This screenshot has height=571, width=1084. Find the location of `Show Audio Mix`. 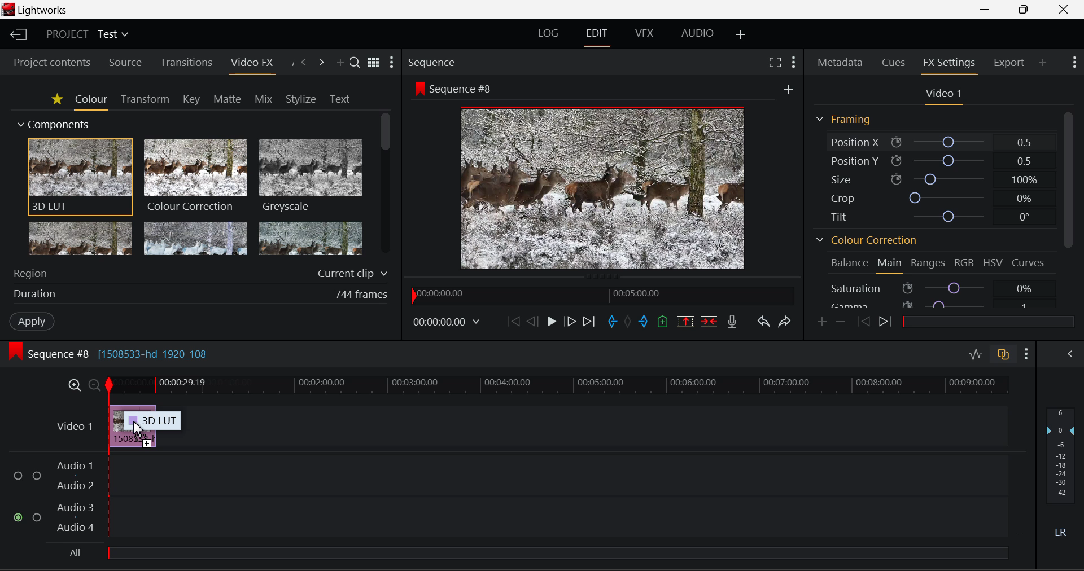

Show Audio Mix is located at coordinates (1067, 353).